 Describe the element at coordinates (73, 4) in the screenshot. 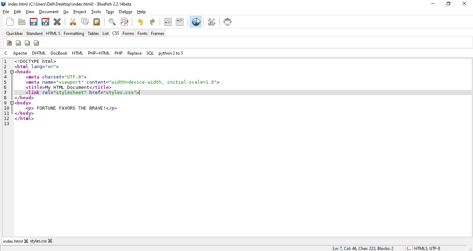

I see `* index.html (C:\Users\Dell\Desktop\index.html) - Bluefish 2.2. 14beta` at that location.